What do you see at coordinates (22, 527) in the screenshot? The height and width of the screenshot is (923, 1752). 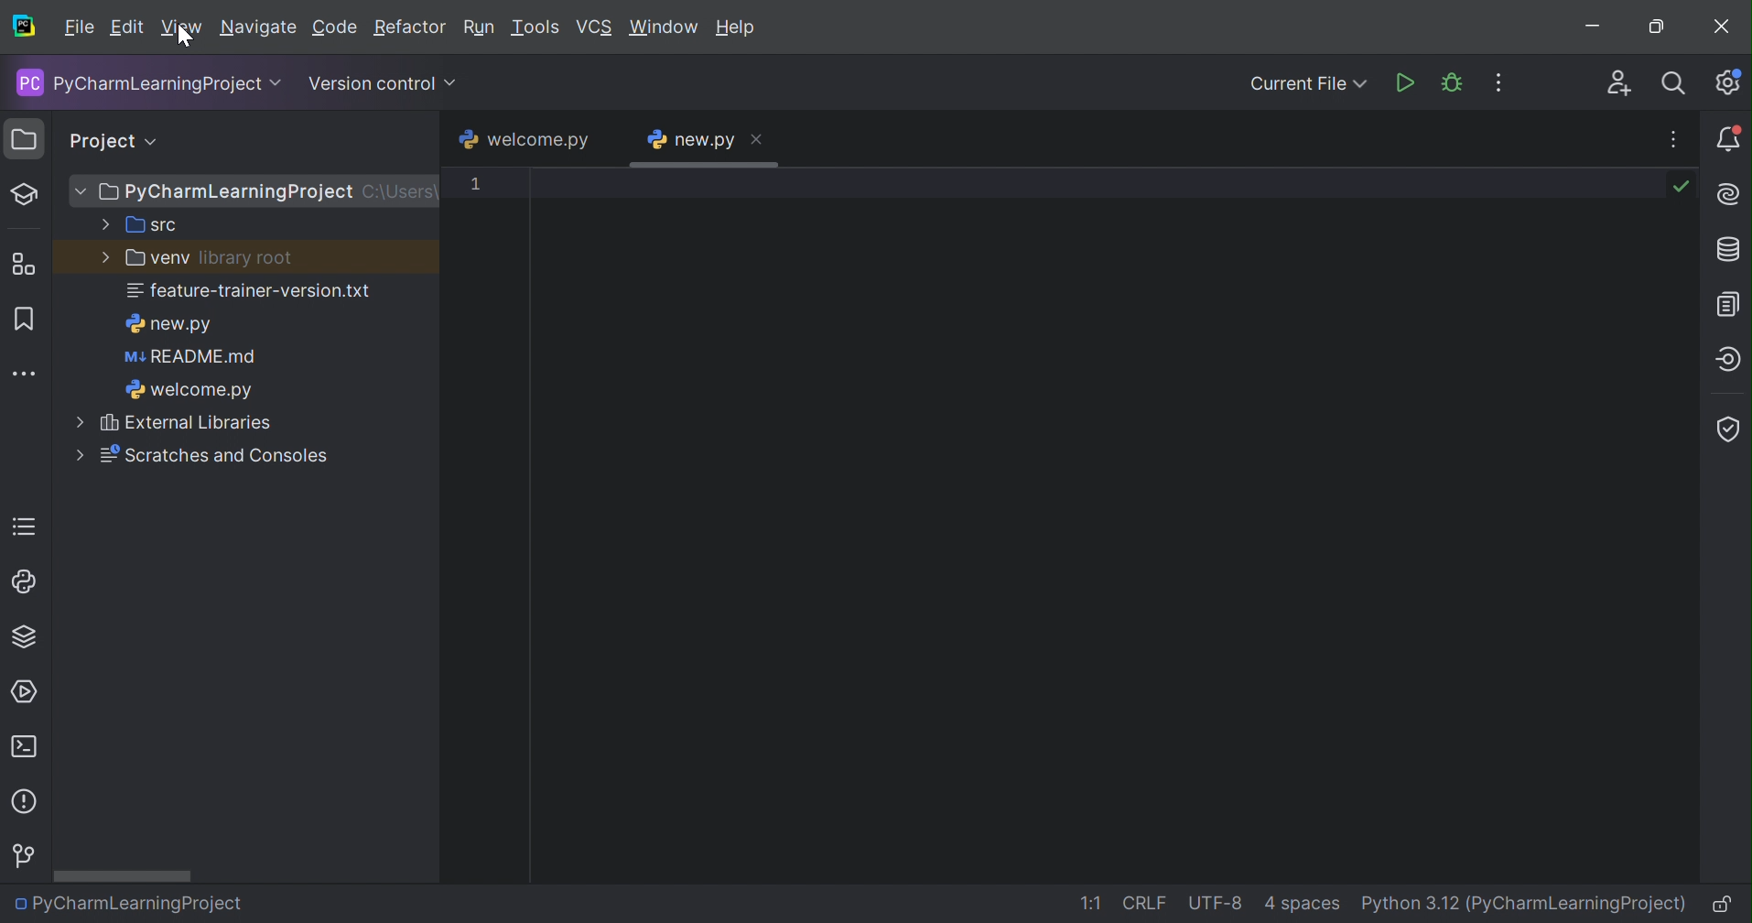 I see `TODO` at bounding box center [22, 527].